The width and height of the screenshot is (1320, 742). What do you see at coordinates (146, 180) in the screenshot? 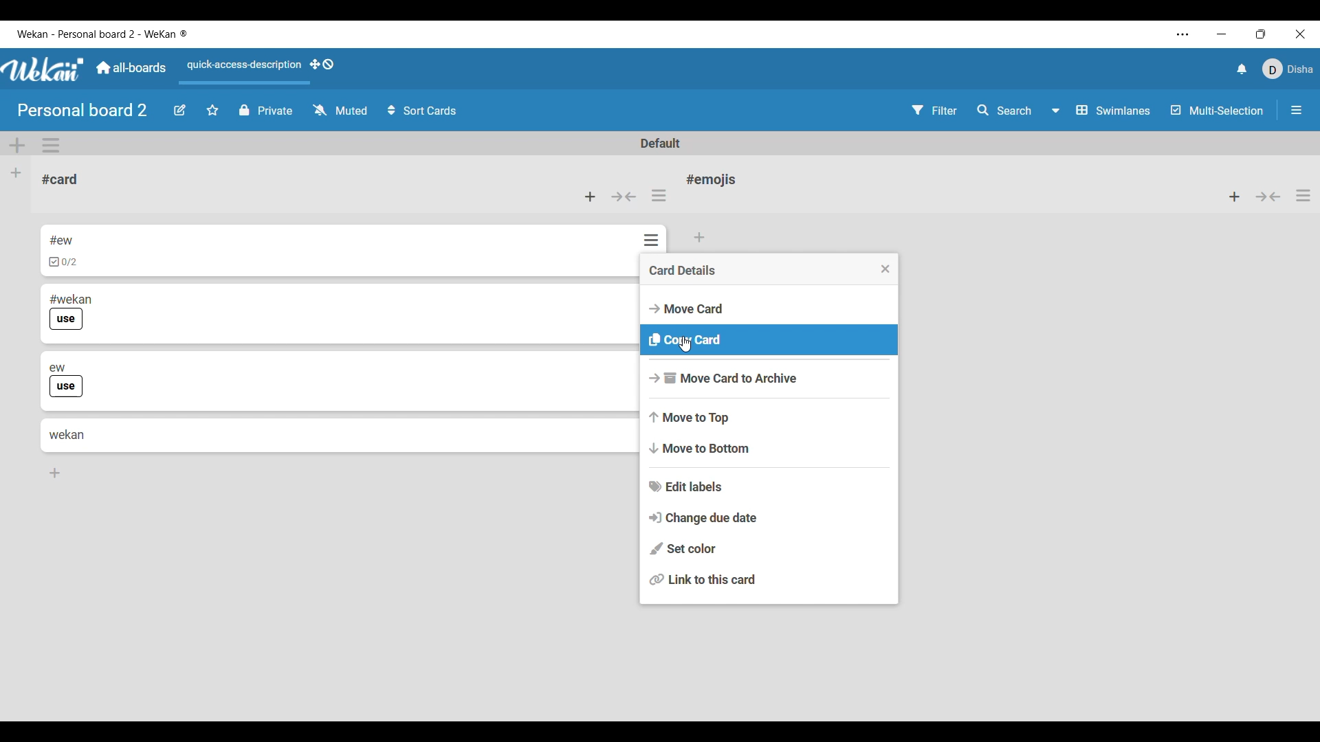
I see `Current list` at bounding box center [146, 180].